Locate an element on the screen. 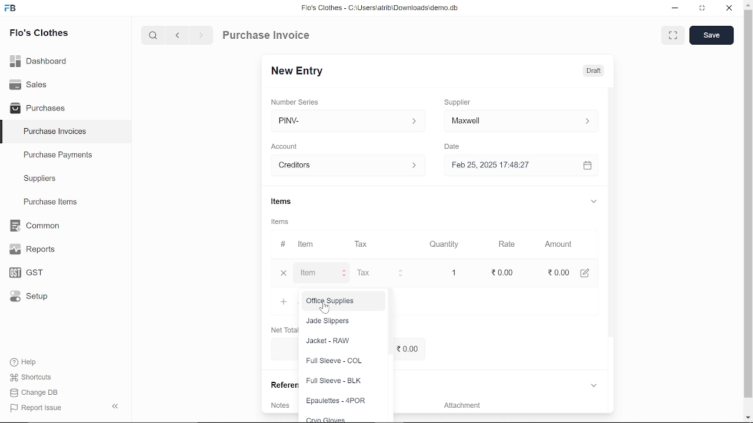 Image resolution: width=753 pixels, height=423 pixels. 1 is located at coordinates (460, 273).